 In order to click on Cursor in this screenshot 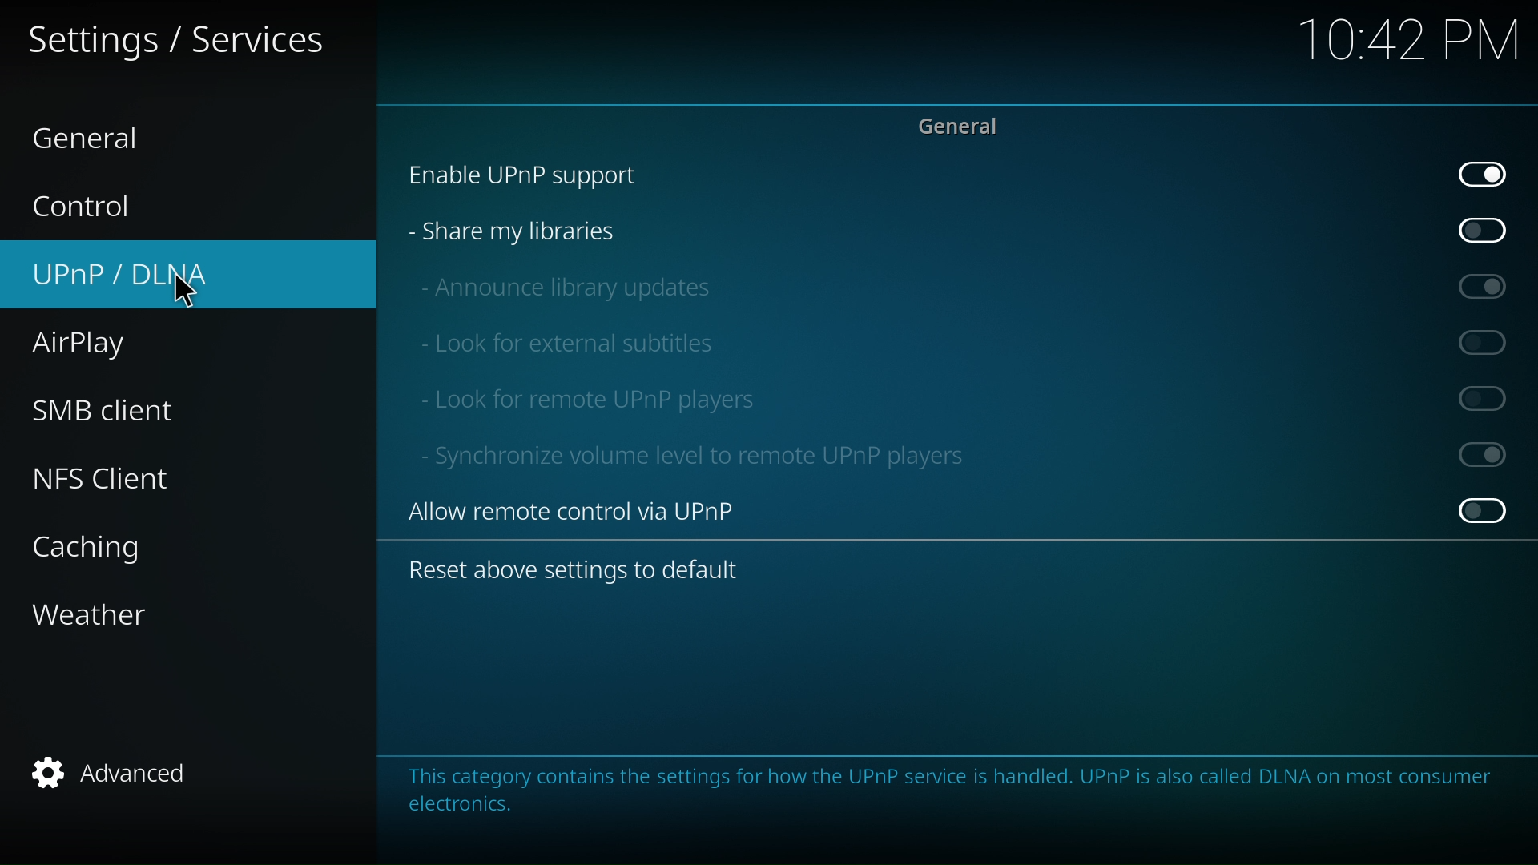, I will do `click(199, 292)`.